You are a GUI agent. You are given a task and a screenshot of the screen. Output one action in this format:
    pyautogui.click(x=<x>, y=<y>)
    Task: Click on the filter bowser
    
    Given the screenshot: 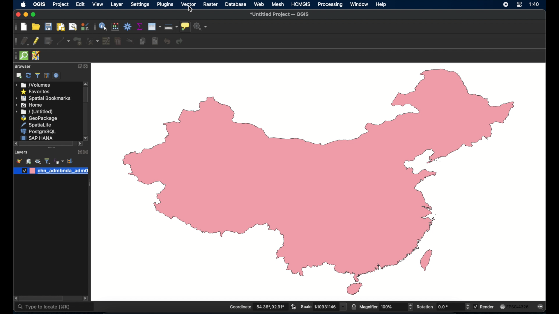 What is the action you would take?
    pyautogui.click(x=37, y=75)
    